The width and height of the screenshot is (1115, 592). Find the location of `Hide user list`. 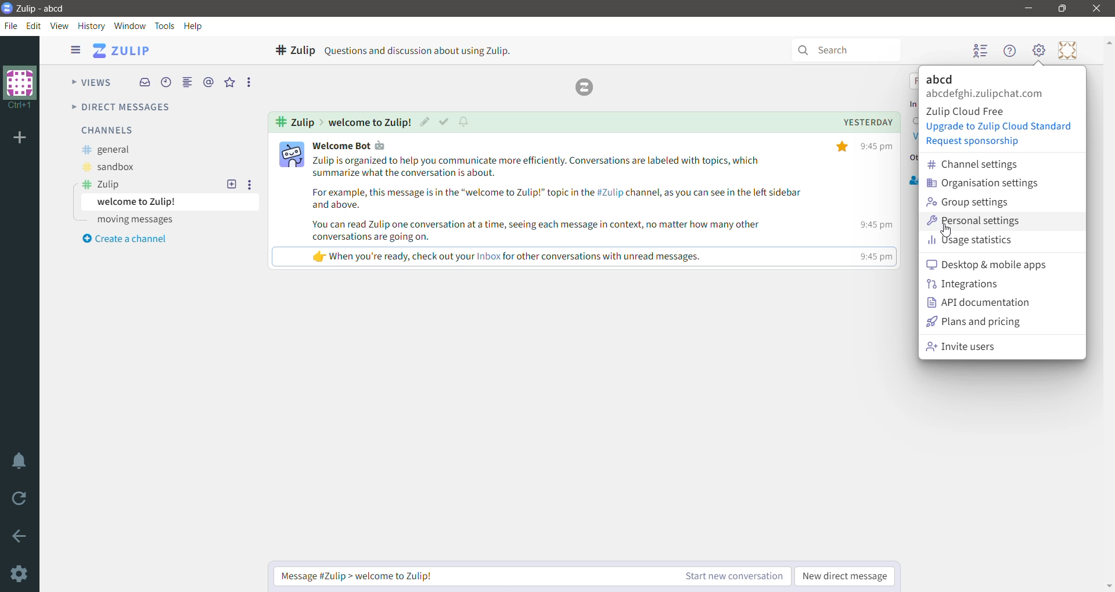

Hide user list is located at coordinates (981, 51).